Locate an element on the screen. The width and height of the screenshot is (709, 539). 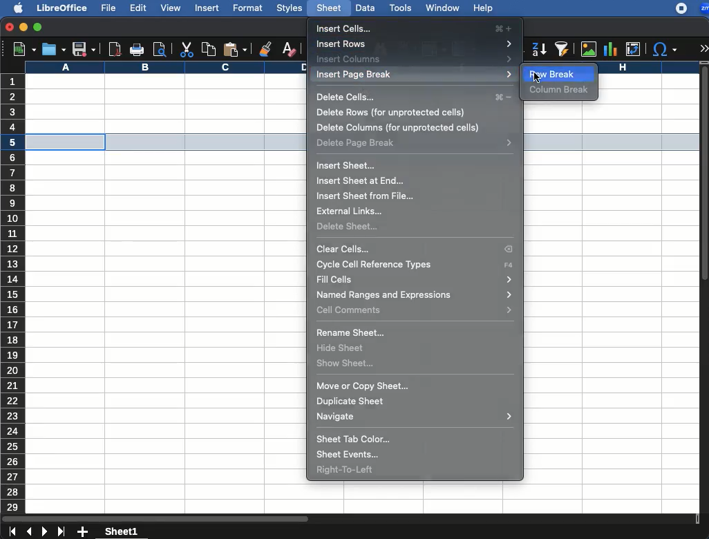
sheet is located at coordinates (328, 8).